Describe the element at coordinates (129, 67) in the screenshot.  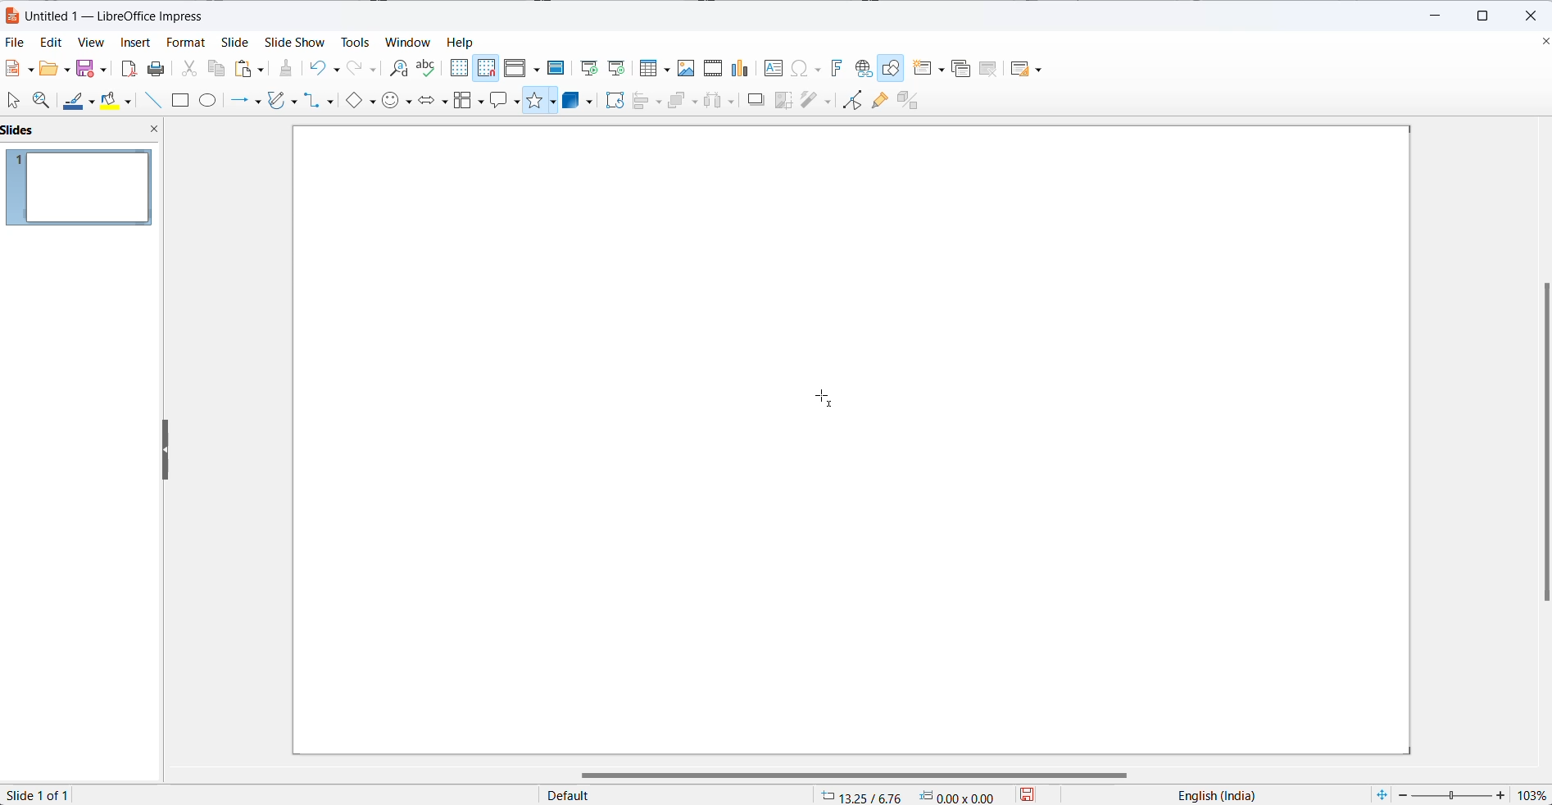
I see `export as pdf ` at that location.